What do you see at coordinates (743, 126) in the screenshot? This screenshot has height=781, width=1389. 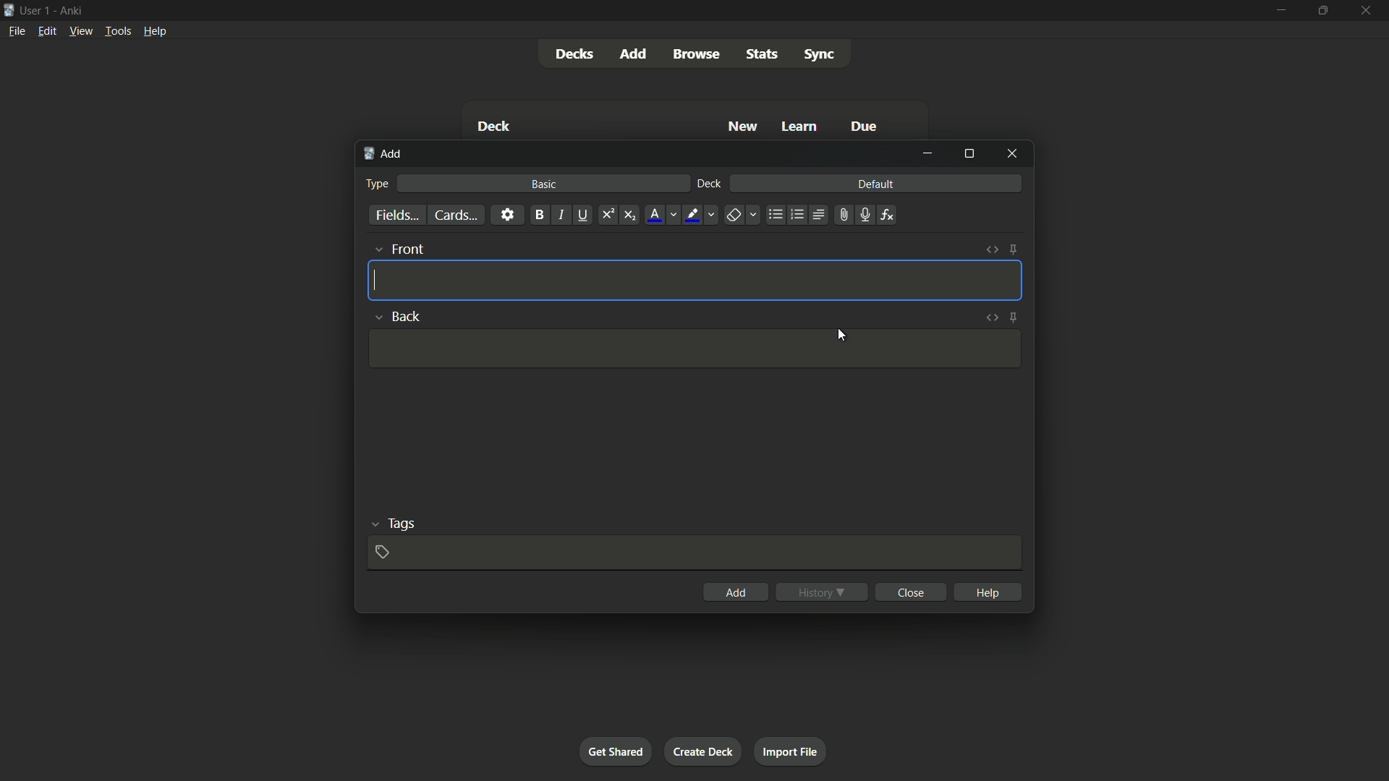 I see `new` at bounding box center [743, 126].